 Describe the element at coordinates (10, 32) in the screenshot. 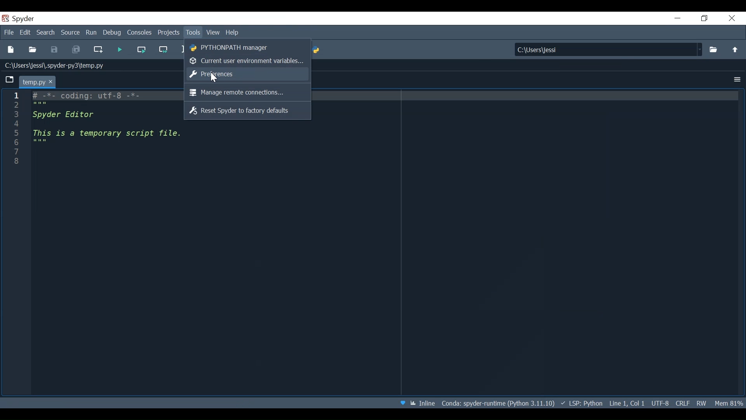

I see `File` at that location.